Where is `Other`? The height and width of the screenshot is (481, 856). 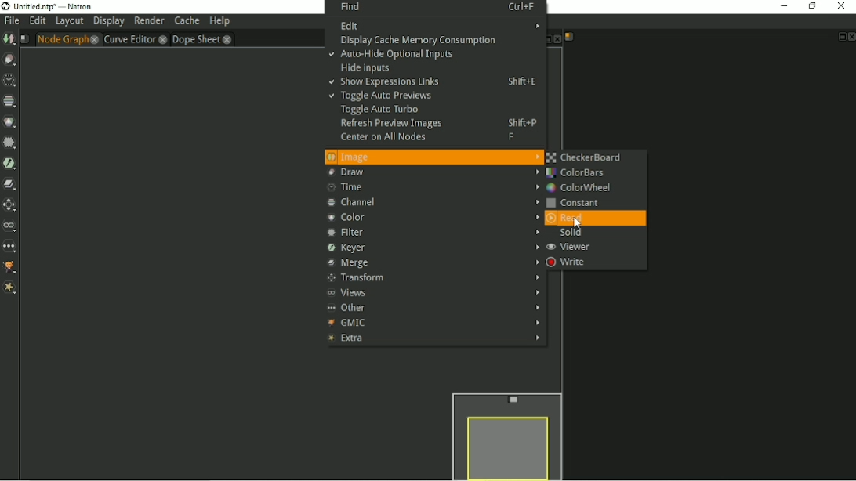 Other is located at coordinates (434, 307).